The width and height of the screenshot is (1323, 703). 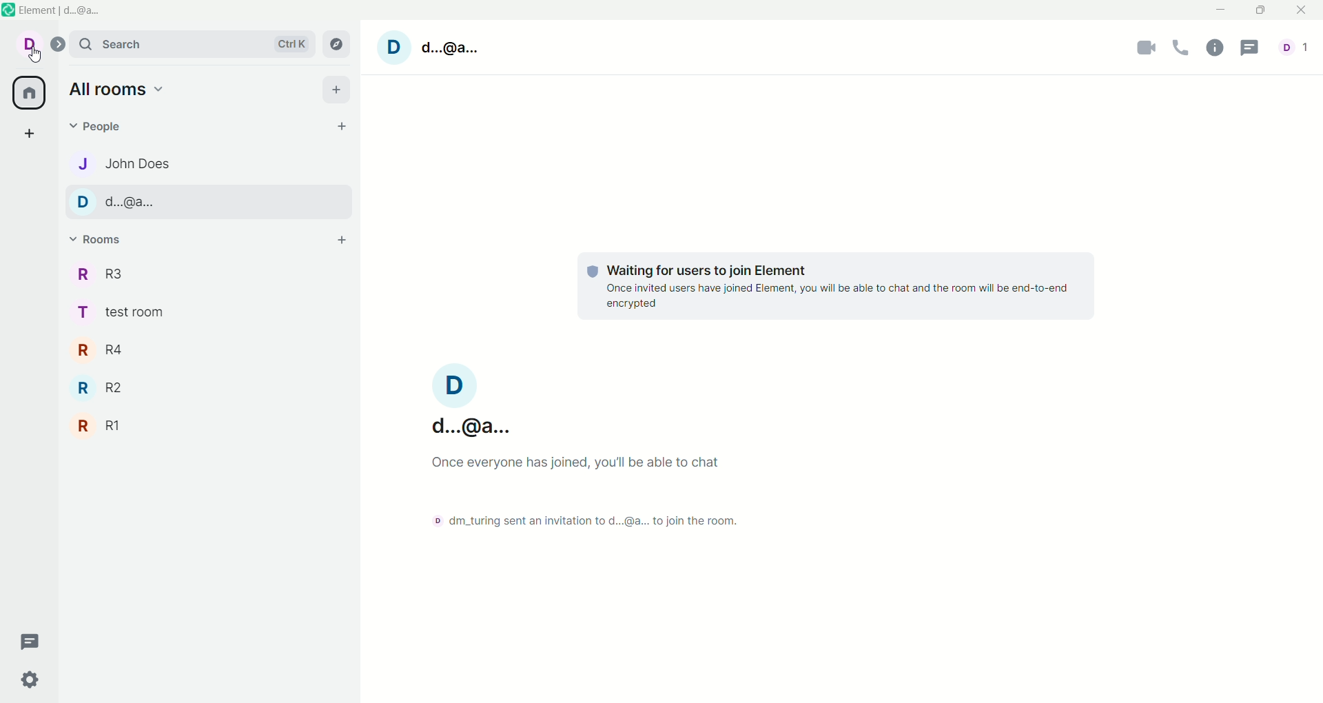 What do you see at coordinates (76, 12) in the screenshot?
I see `element|d..@a` at bounding box center [76, 12].